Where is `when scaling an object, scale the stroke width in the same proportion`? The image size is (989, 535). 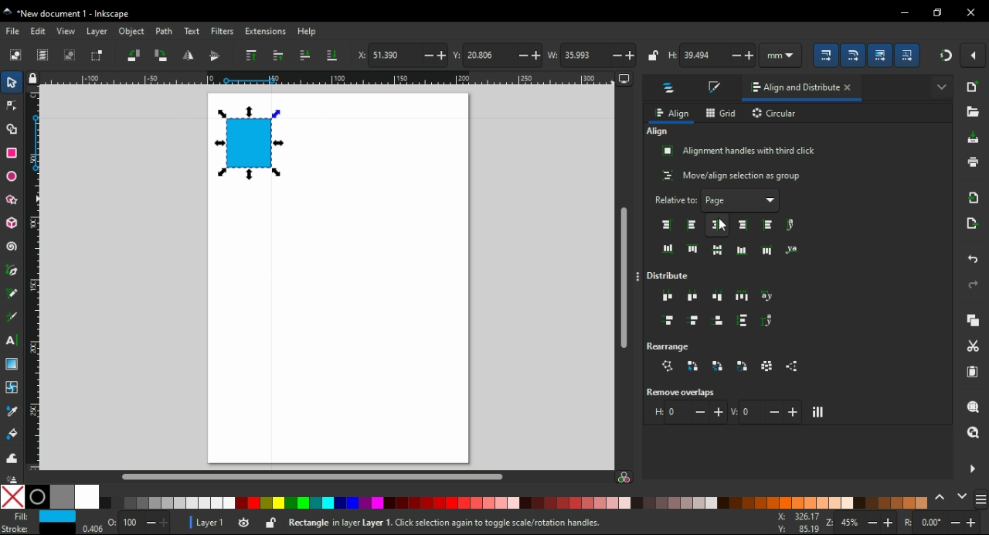
when scaling an object, scale the stroke width in the same proportion is located at coordinates (828, 55).